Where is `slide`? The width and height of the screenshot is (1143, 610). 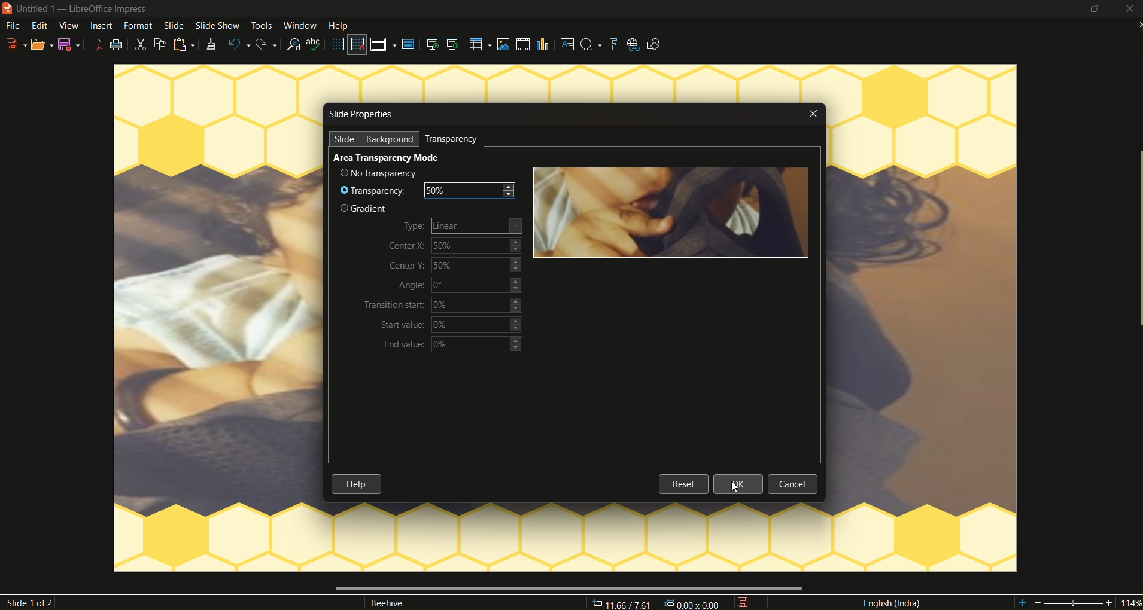
slide is located at coordinates (346, 139).